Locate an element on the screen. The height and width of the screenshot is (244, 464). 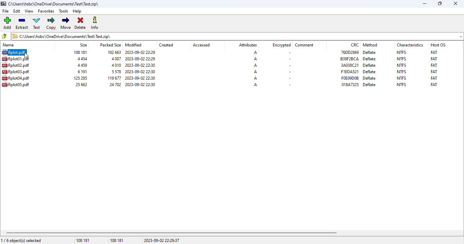
name is located at coordinates (8, 45).